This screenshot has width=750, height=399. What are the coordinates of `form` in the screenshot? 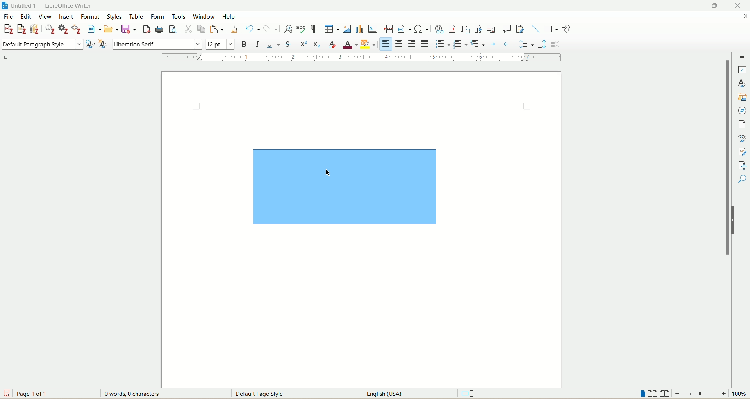 It's located at (158, 16).